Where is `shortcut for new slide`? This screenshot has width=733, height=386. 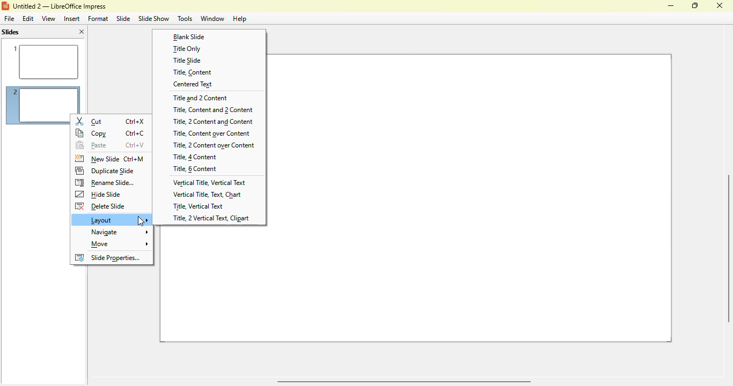 shortcut for new slide is located at coordinates (135, 159).